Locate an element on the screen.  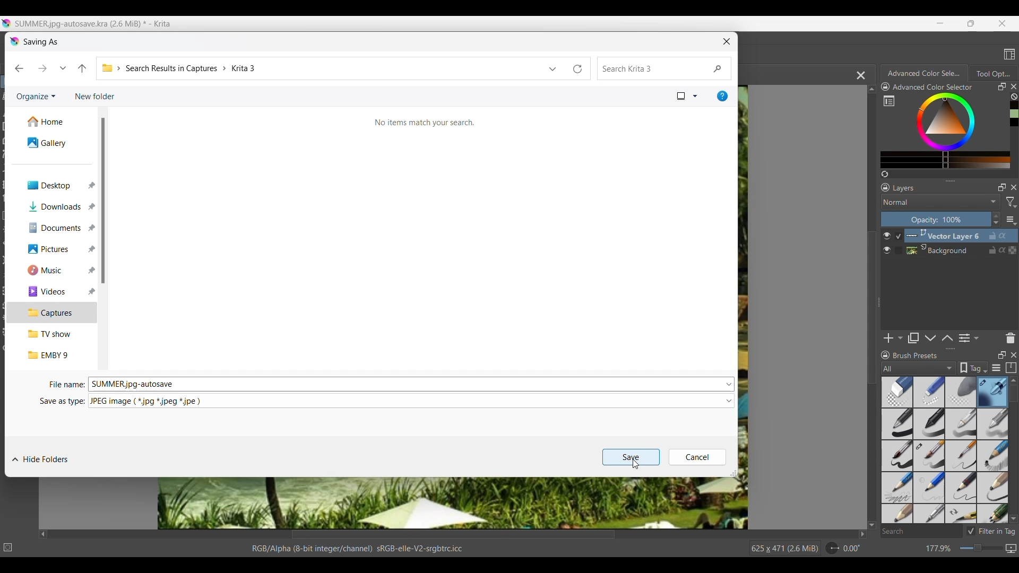
Vector layer is located at coordinates (961, 236).